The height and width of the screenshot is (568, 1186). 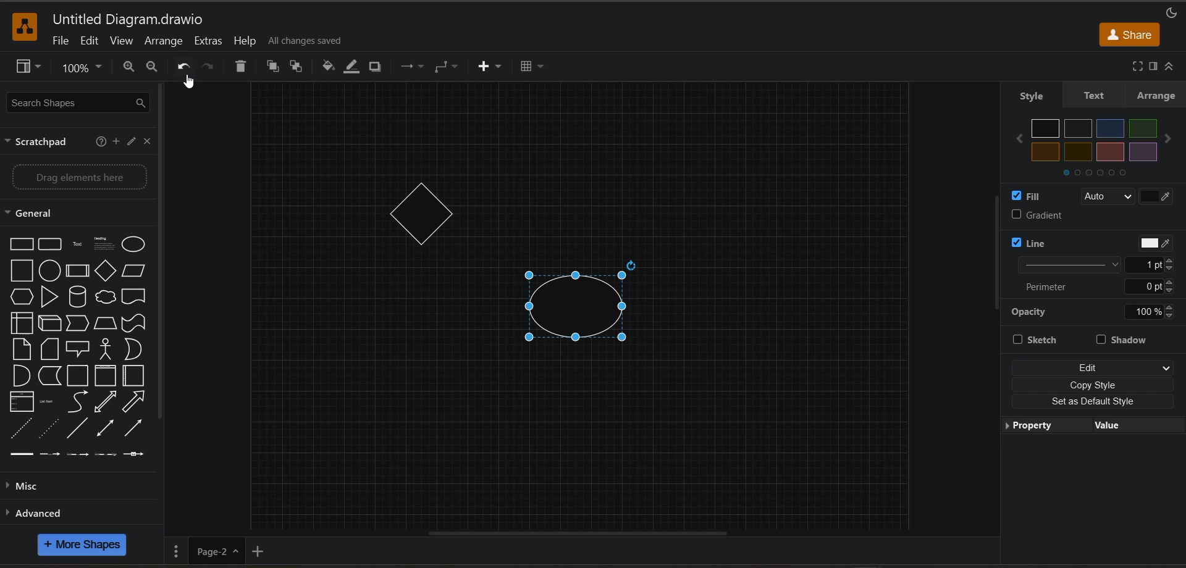 I want to click on Actor, so click(x=104, y=350).